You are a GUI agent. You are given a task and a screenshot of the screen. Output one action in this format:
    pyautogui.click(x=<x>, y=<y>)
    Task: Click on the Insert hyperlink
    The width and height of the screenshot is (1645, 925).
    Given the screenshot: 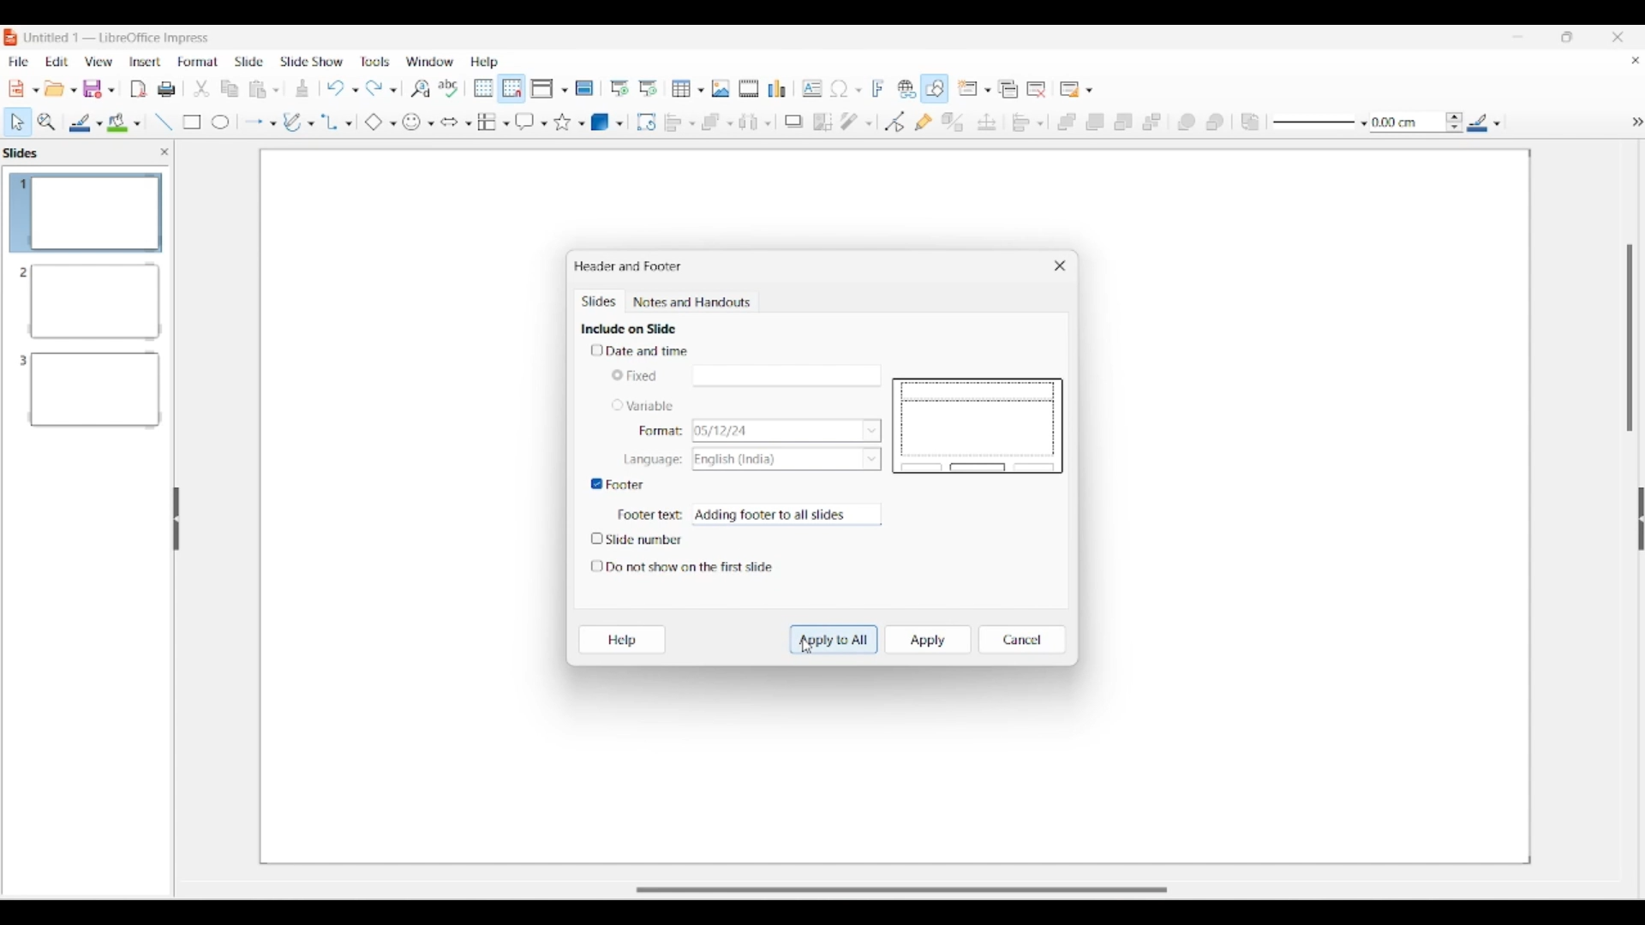 What is the action you would take?
    pyautogui.click(x=907, y=88)
    